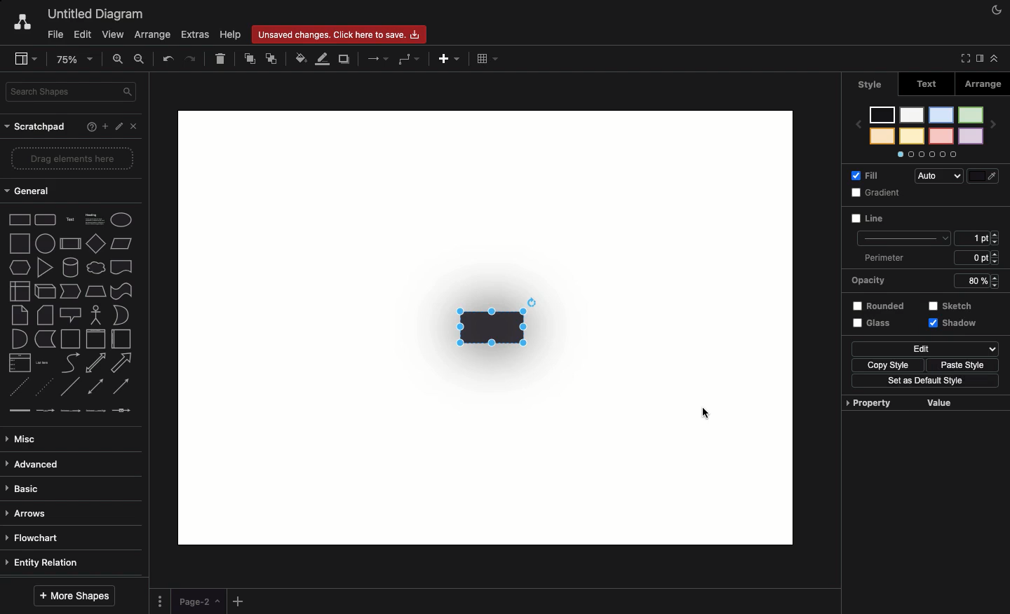 This screenshot has width=1010, height=614. Describe the element at coordinates (867, 280) in the screenshot. I see `Opacity` at that location.